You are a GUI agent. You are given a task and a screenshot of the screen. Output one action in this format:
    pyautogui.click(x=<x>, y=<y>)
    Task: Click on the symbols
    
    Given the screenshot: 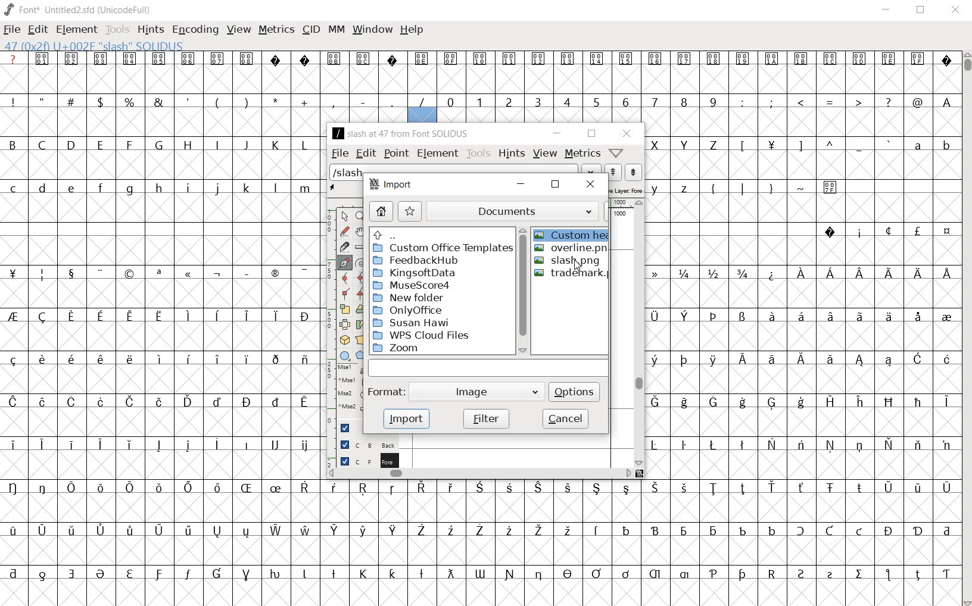 What is the action you would take?
    pyautogui.click(x=166, y=273)
    